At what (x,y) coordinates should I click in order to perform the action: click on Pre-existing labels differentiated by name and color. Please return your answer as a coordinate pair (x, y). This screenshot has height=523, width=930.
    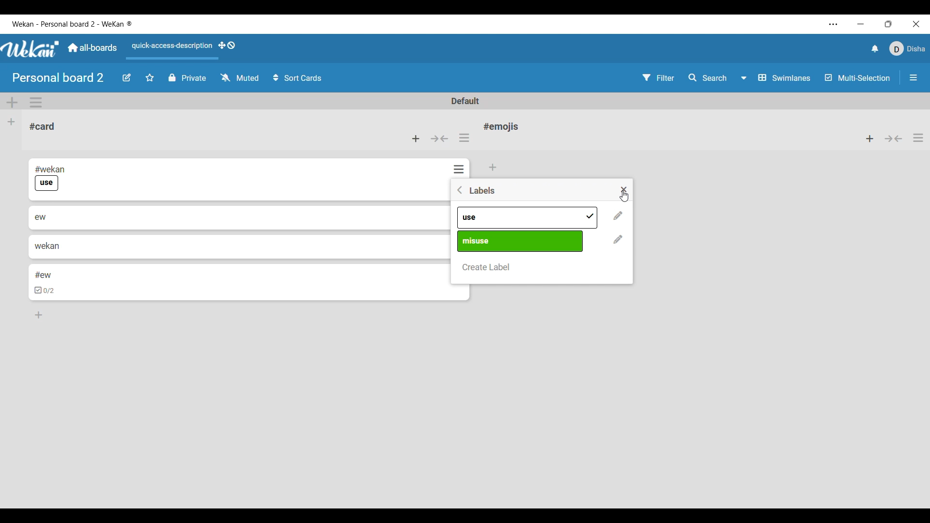
    Looking at the image, I should click on (521, 241).